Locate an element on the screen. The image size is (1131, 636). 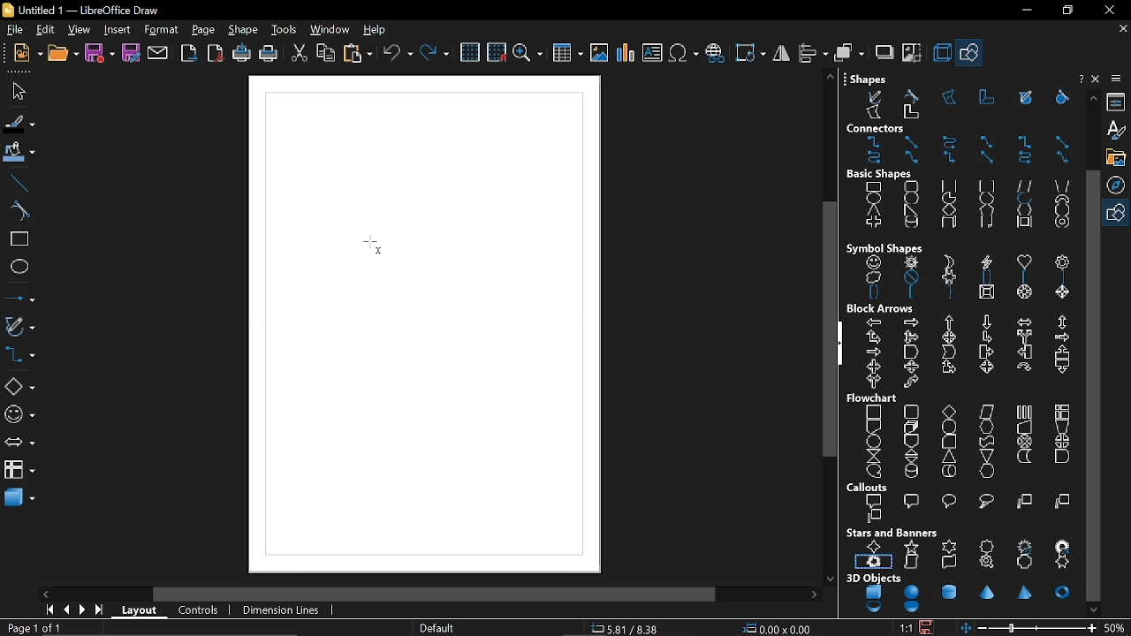
Close is located at coordinates (1079, 79).